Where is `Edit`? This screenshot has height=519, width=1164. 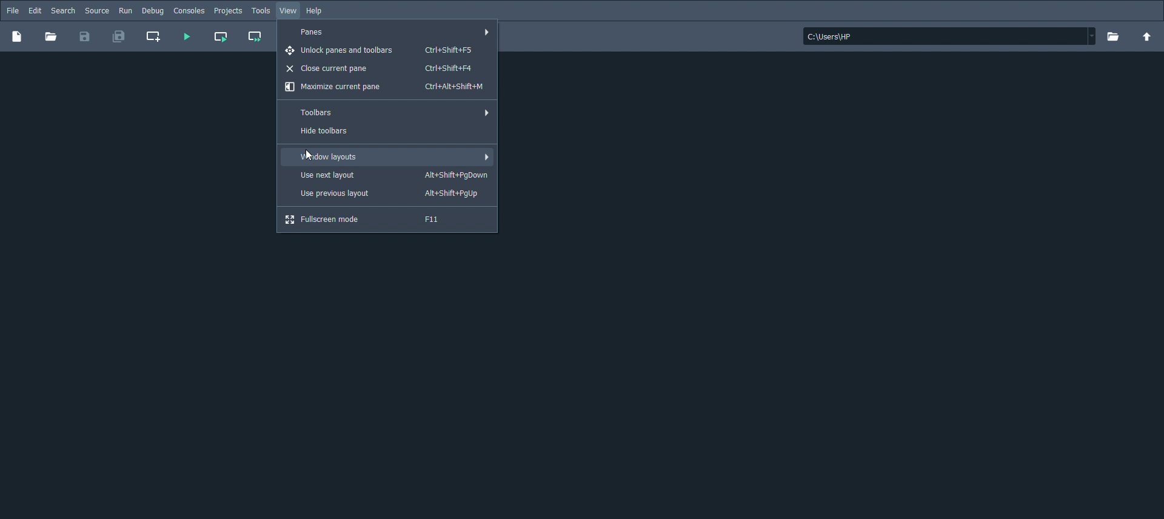
Edit is located at coordinates (34, 9).